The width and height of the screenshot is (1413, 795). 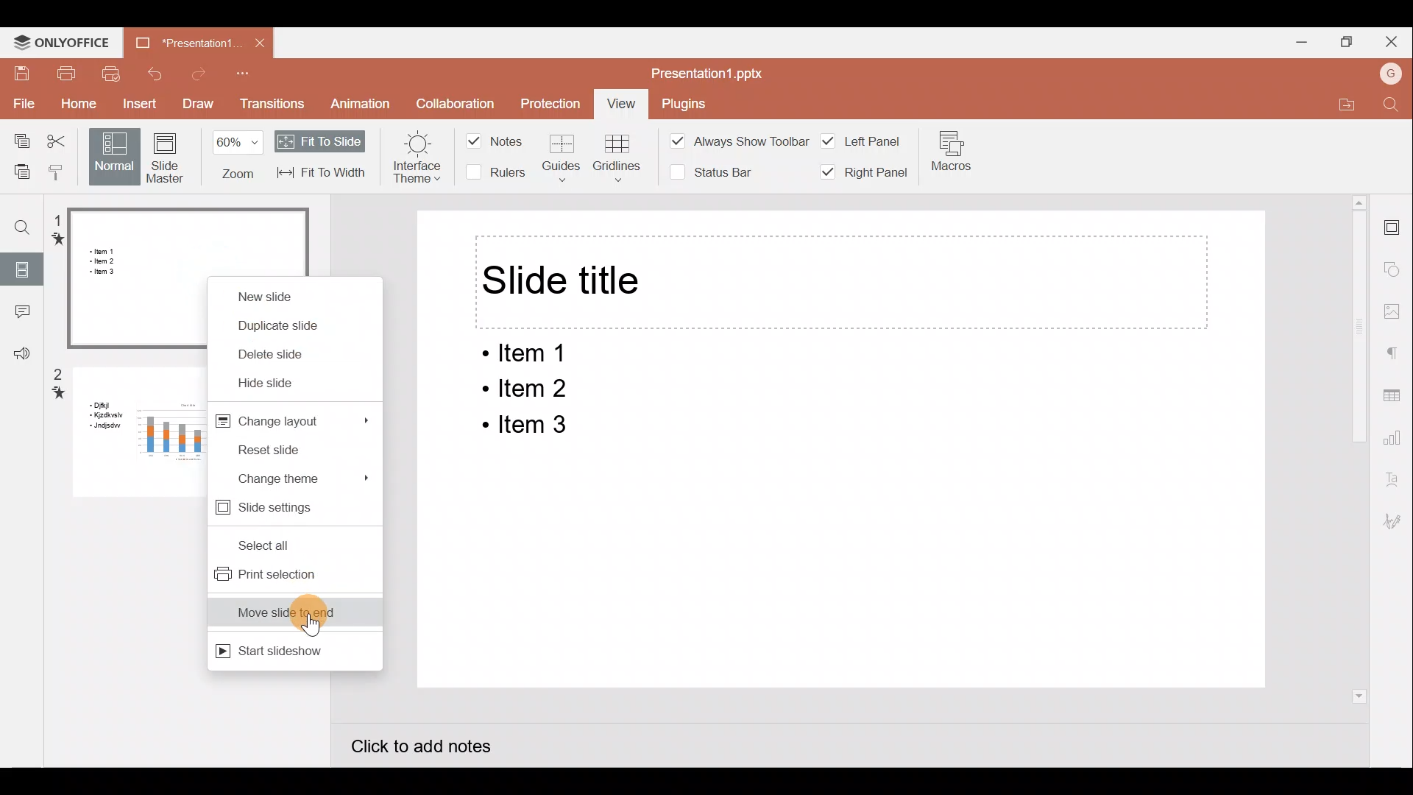 I want to click on Find, so click(x=1391, y=105).